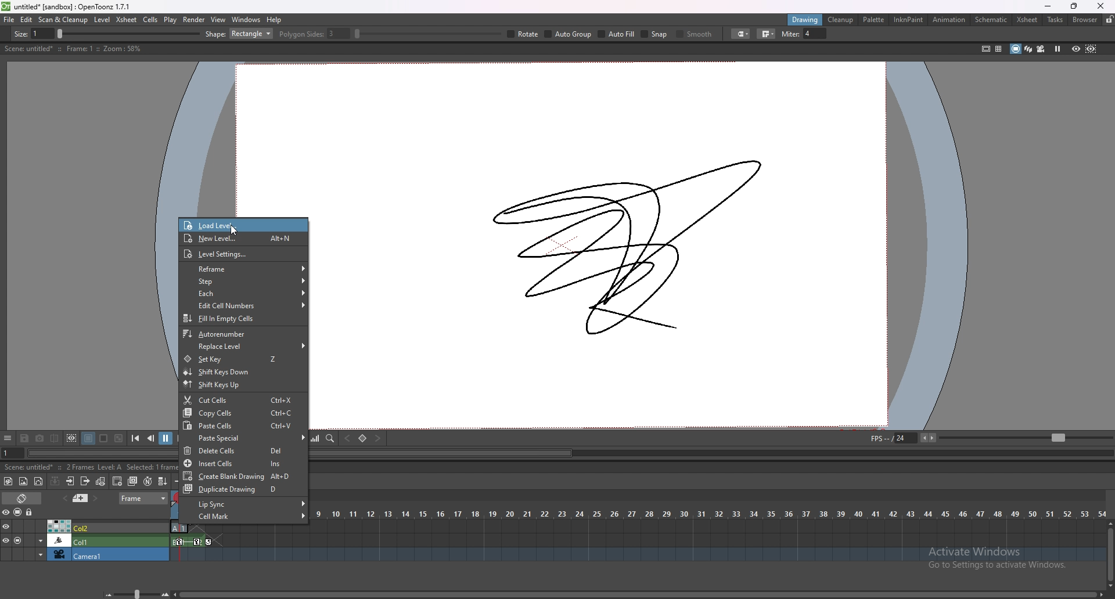 The image size is (1115, 599). What do you see at coordinates (23, 497) in the screenshot?
I see `toggle timeline` at bounding box center [23, 497].